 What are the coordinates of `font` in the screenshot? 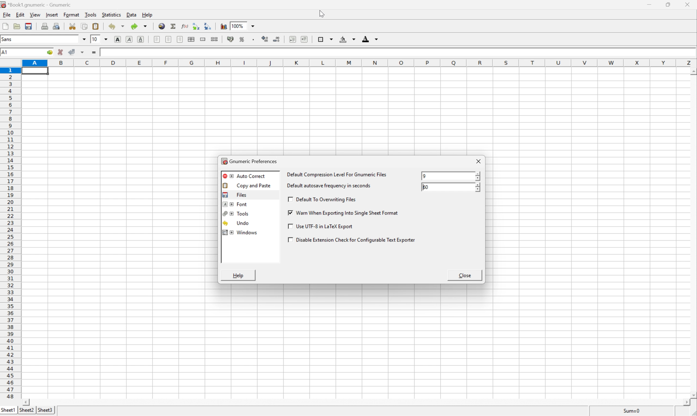 It's located at (235, 204).